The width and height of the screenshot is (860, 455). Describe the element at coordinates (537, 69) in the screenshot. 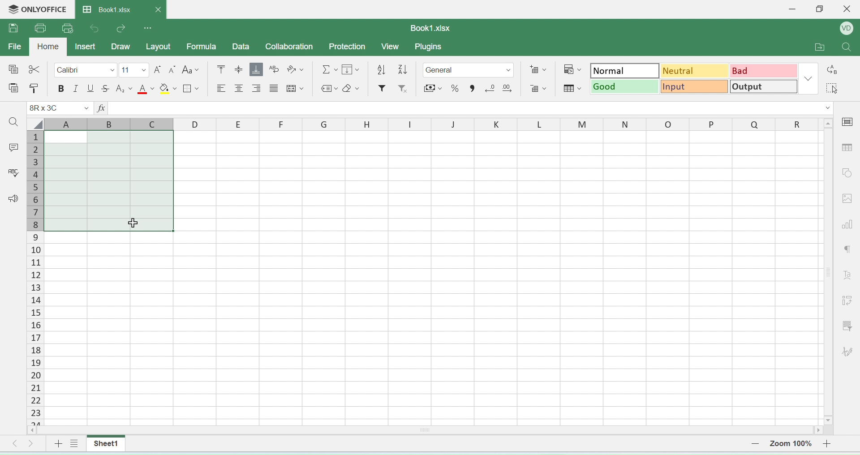

I see `add cells` at that location.